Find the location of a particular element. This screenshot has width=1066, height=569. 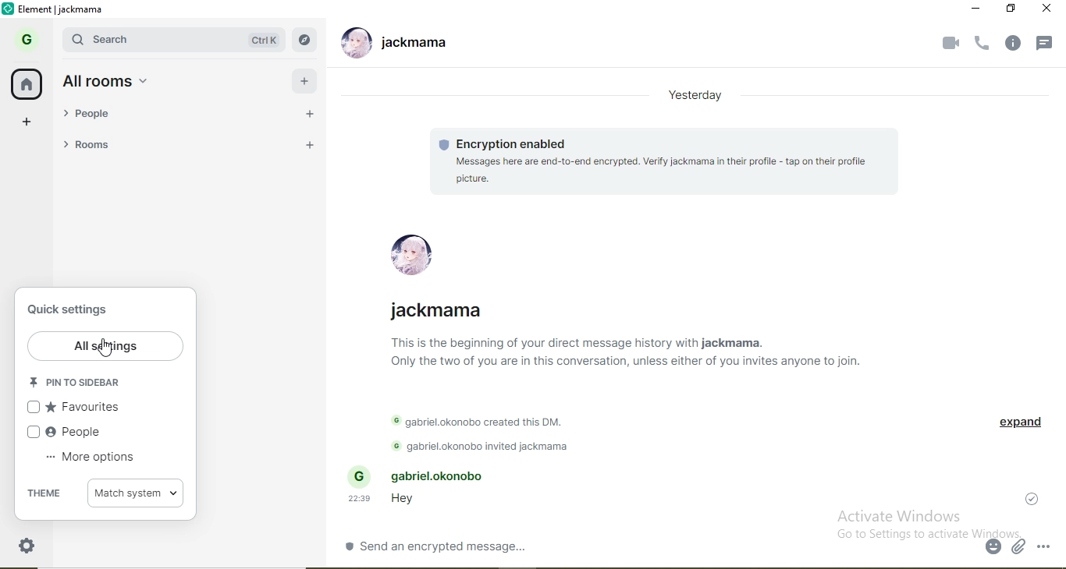

minimise is located at coordinates (976, 9).